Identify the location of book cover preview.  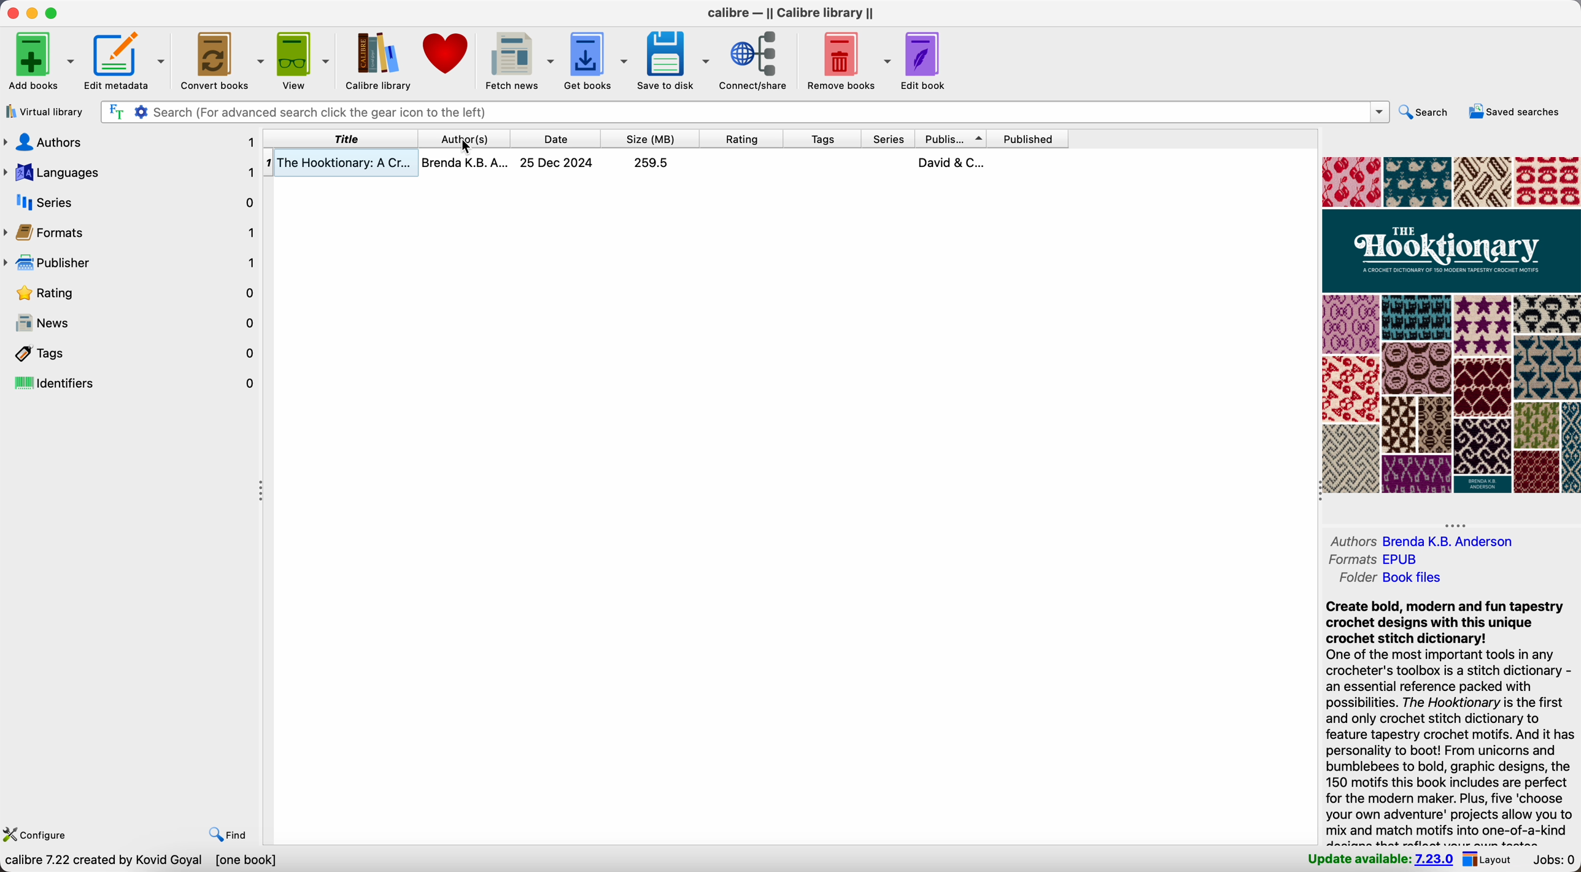
(1451, 326).